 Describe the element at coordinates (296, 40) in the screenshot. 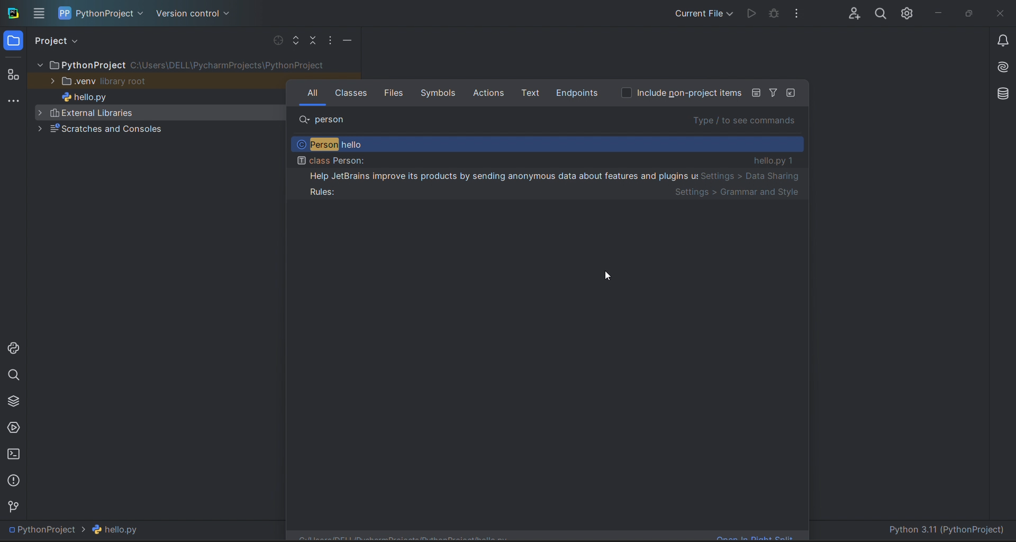

I see `expand file` at that location.